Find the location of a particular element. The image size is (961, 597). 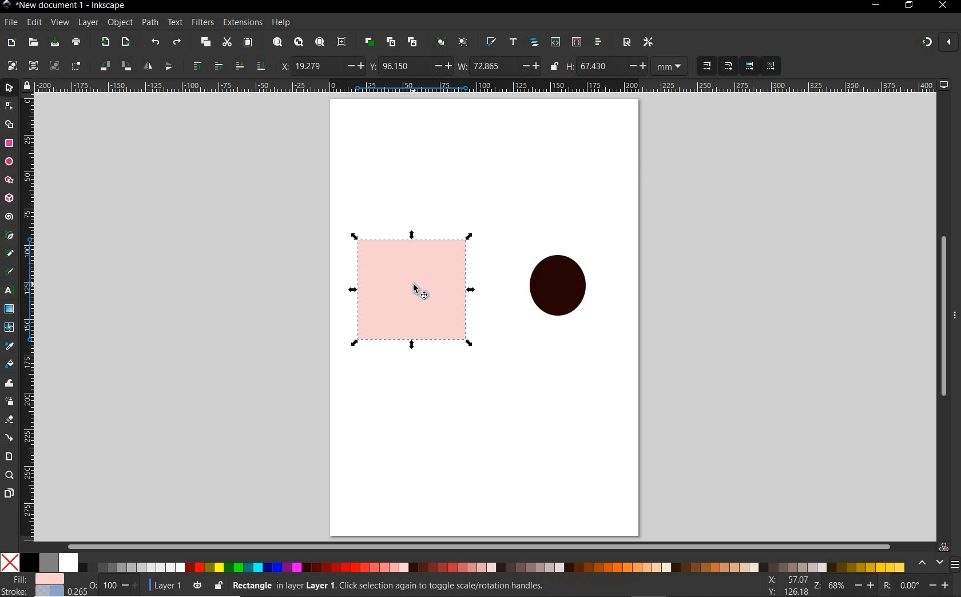

mesh tool is located at coordinates (9, 327).